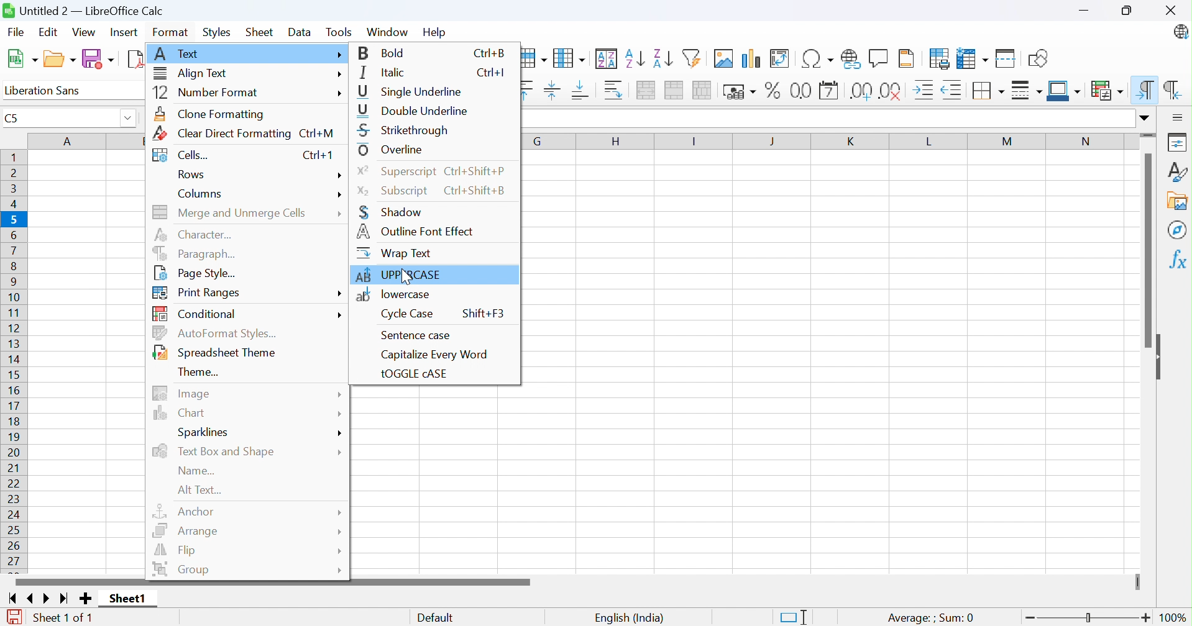 This screenshot has width=1192, height=626. What do you see at coordinates (299, 32) in the screenshot?
I see `Data` at bounding box center [299, 32].